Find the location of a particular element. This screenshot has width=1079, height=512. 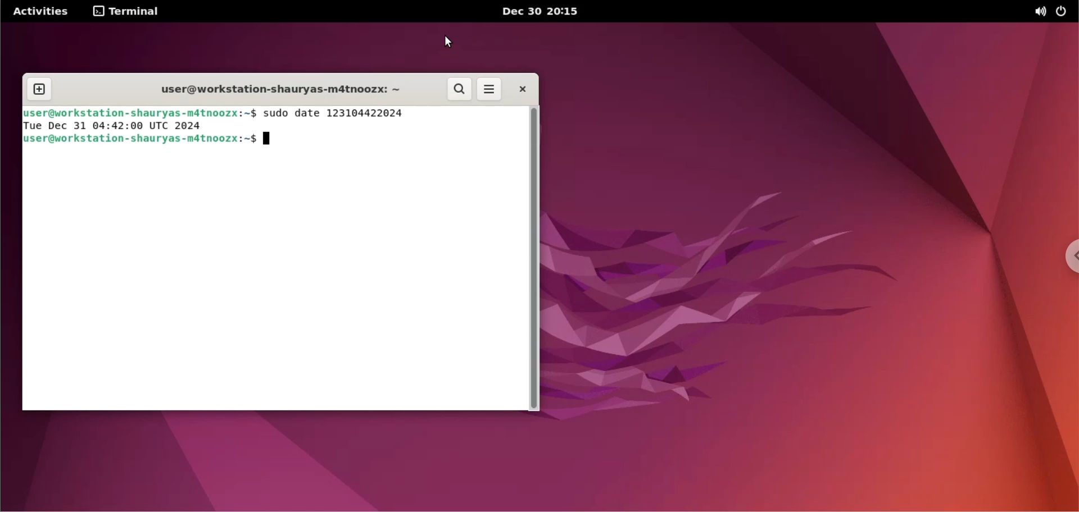

TERMINAL is located at coordinates (128, 11).